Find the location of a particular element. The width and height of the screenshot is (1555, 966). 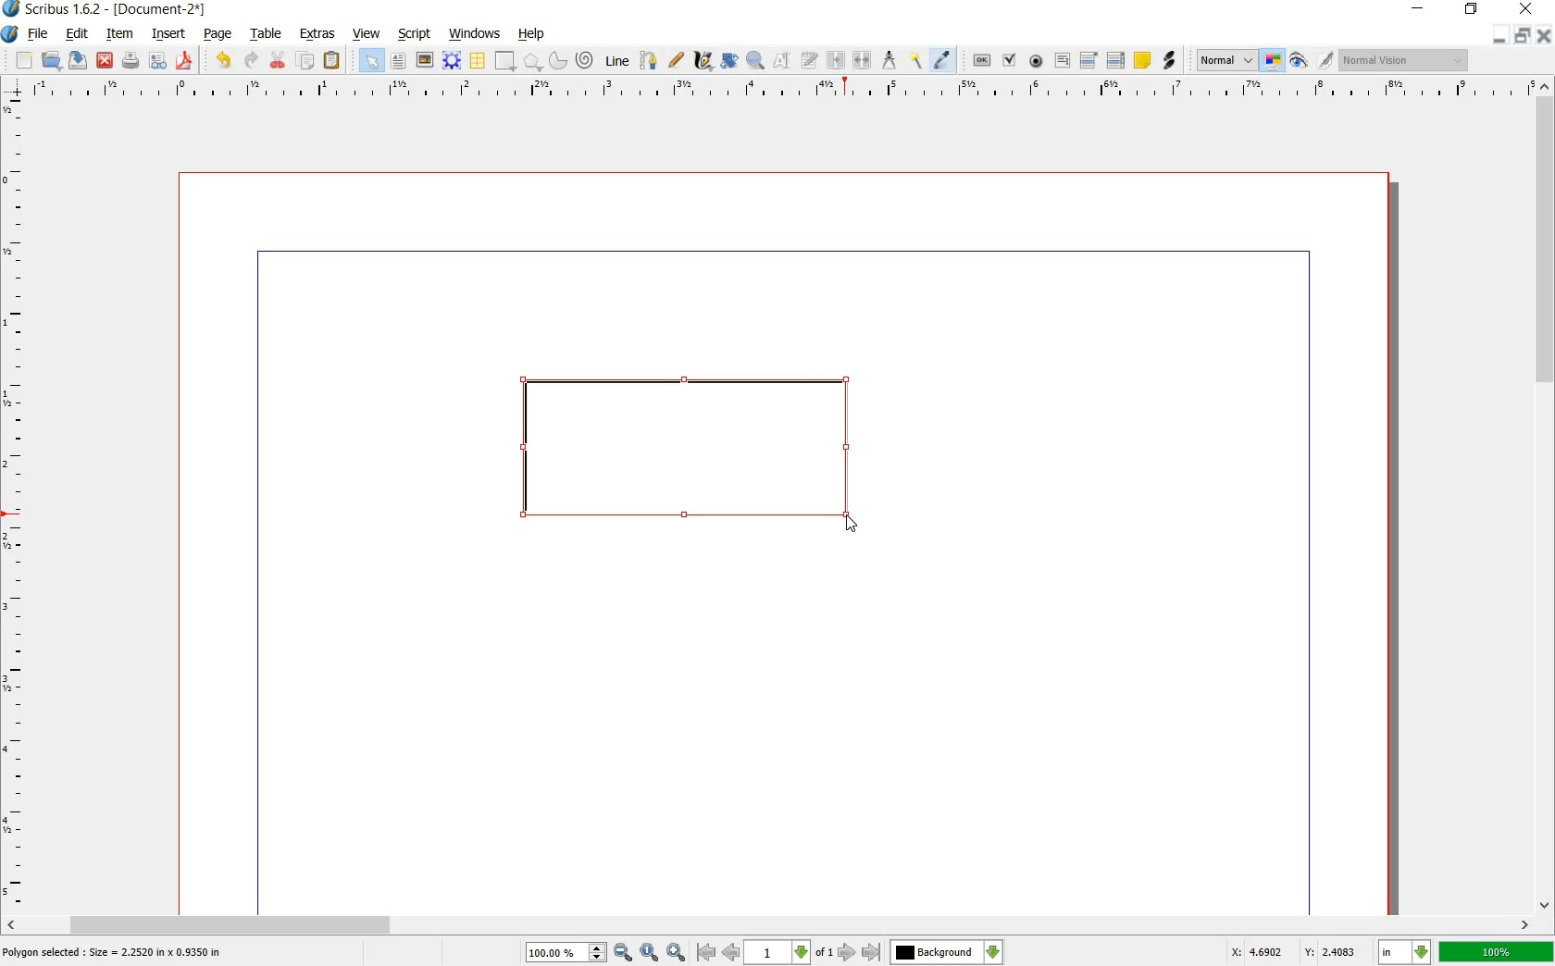

IMAGE is located at coordinates (425, 59).